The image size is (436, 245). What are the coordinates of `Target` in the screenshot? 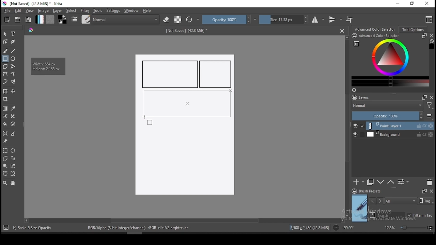 It's located at (6, 228).